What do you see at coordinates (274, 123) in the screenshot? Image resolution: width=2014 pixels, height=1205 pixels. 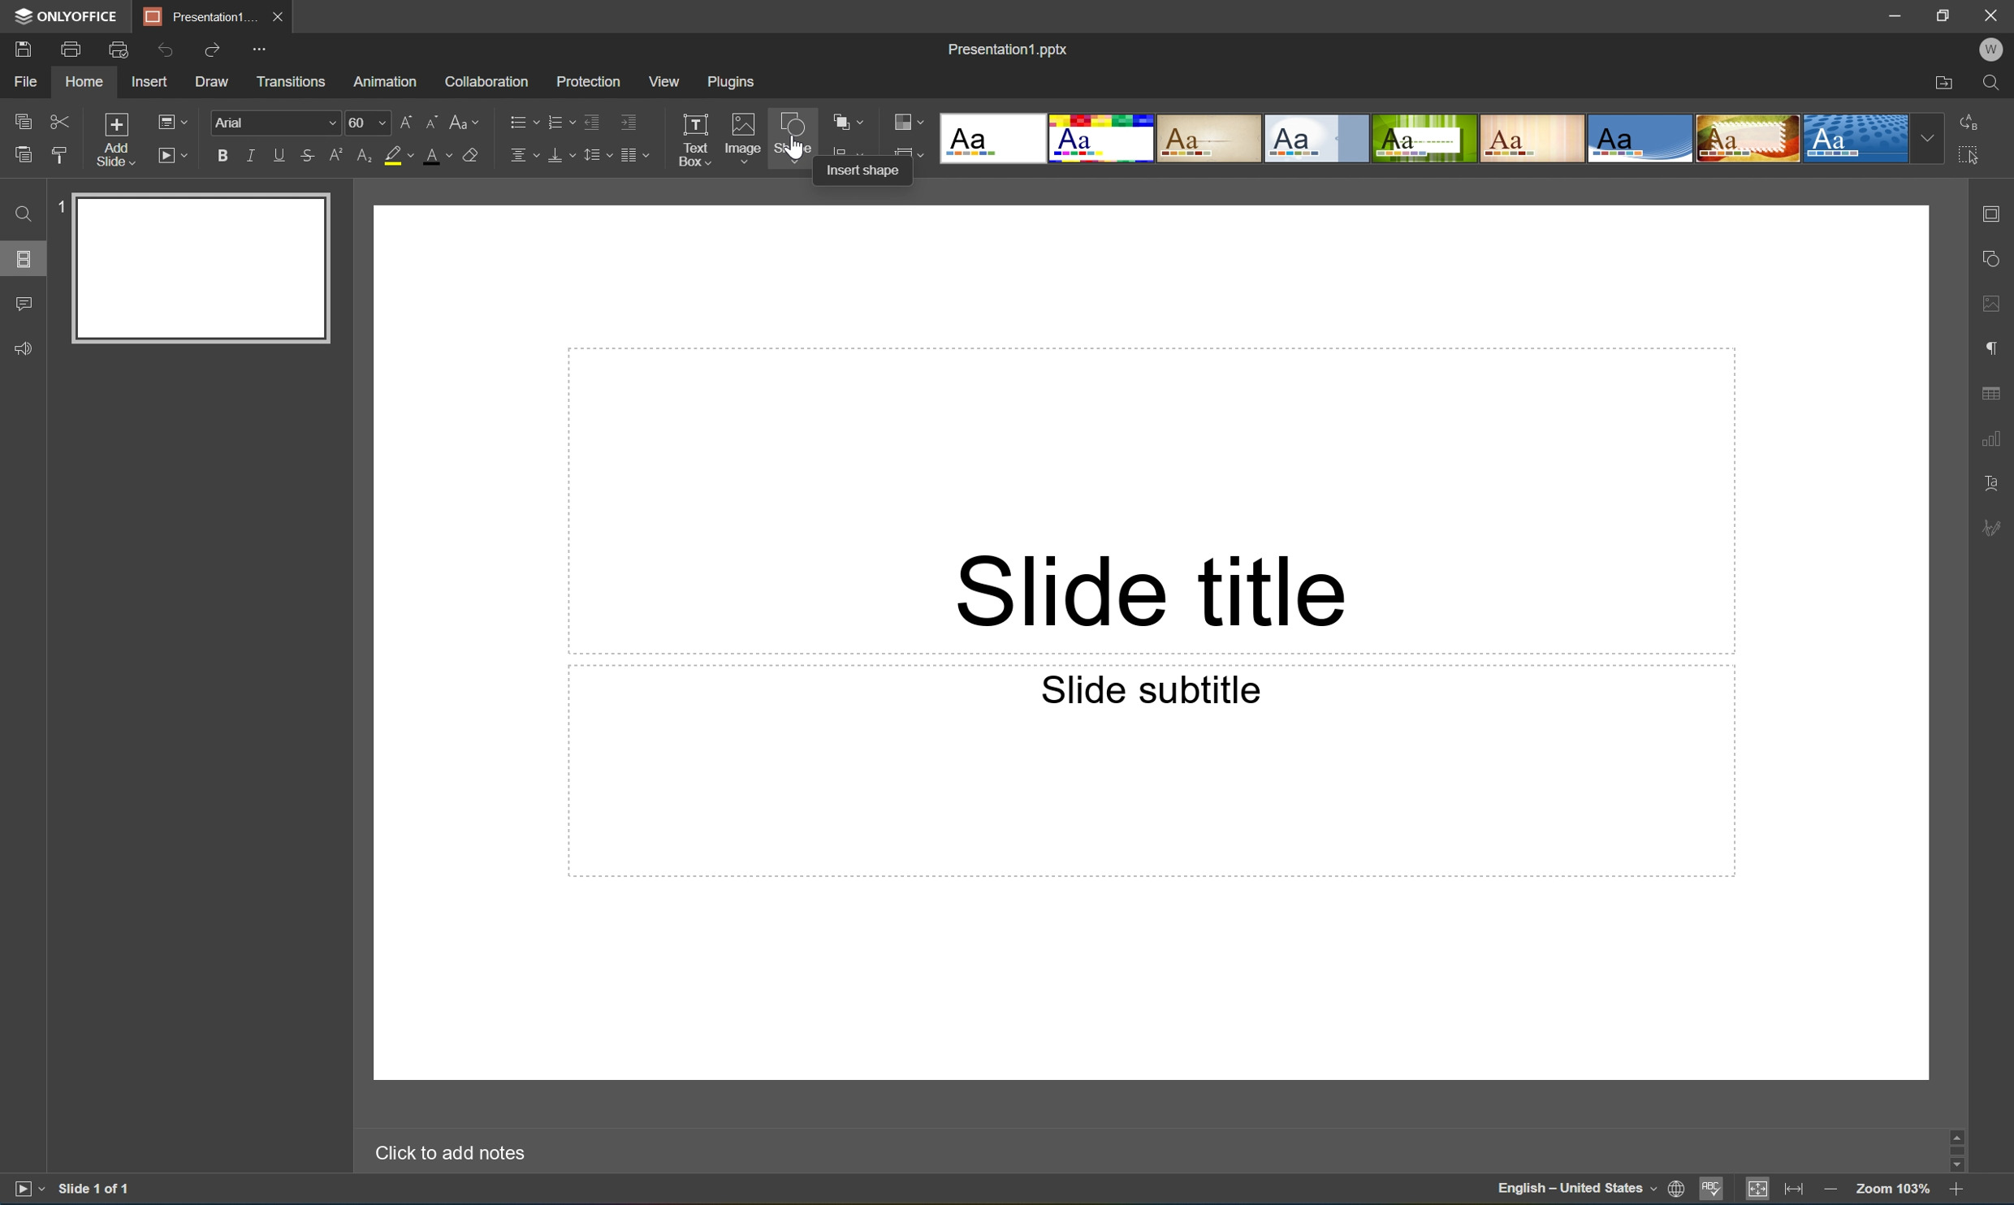 I see `Font` at bounding box center [274, 123].